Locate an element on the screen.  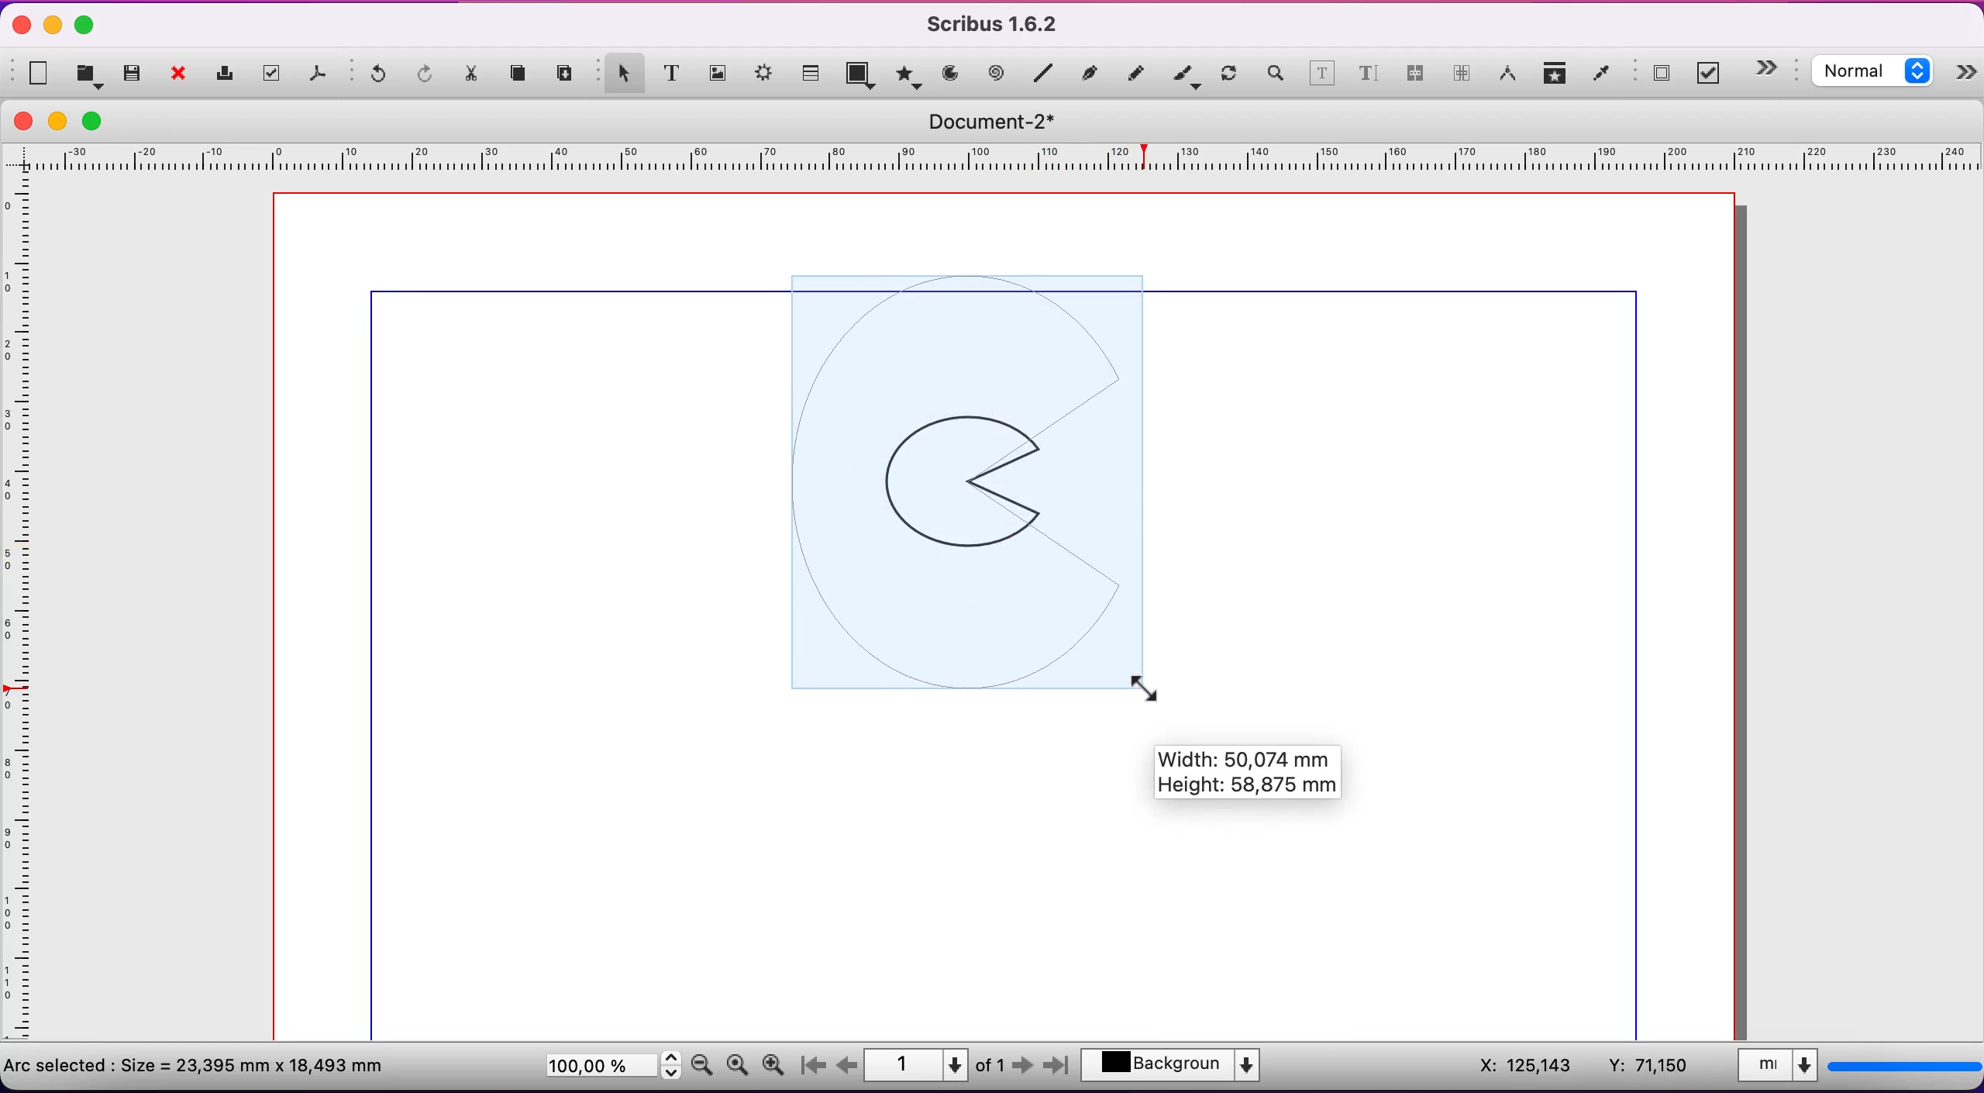
arc is located at coordinates (950, 74).